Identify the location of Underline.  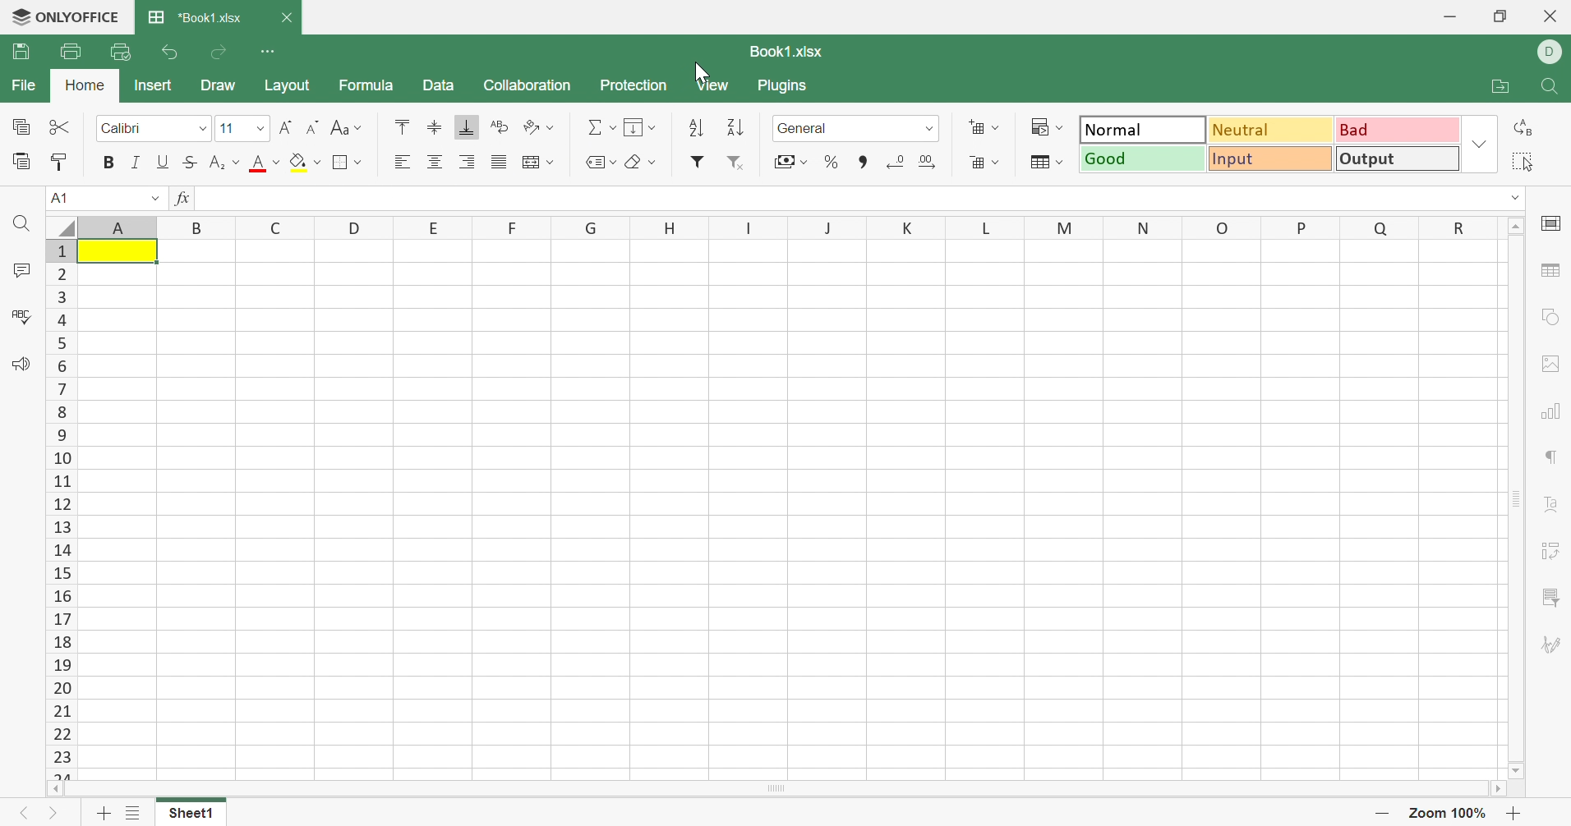
(164, 160).